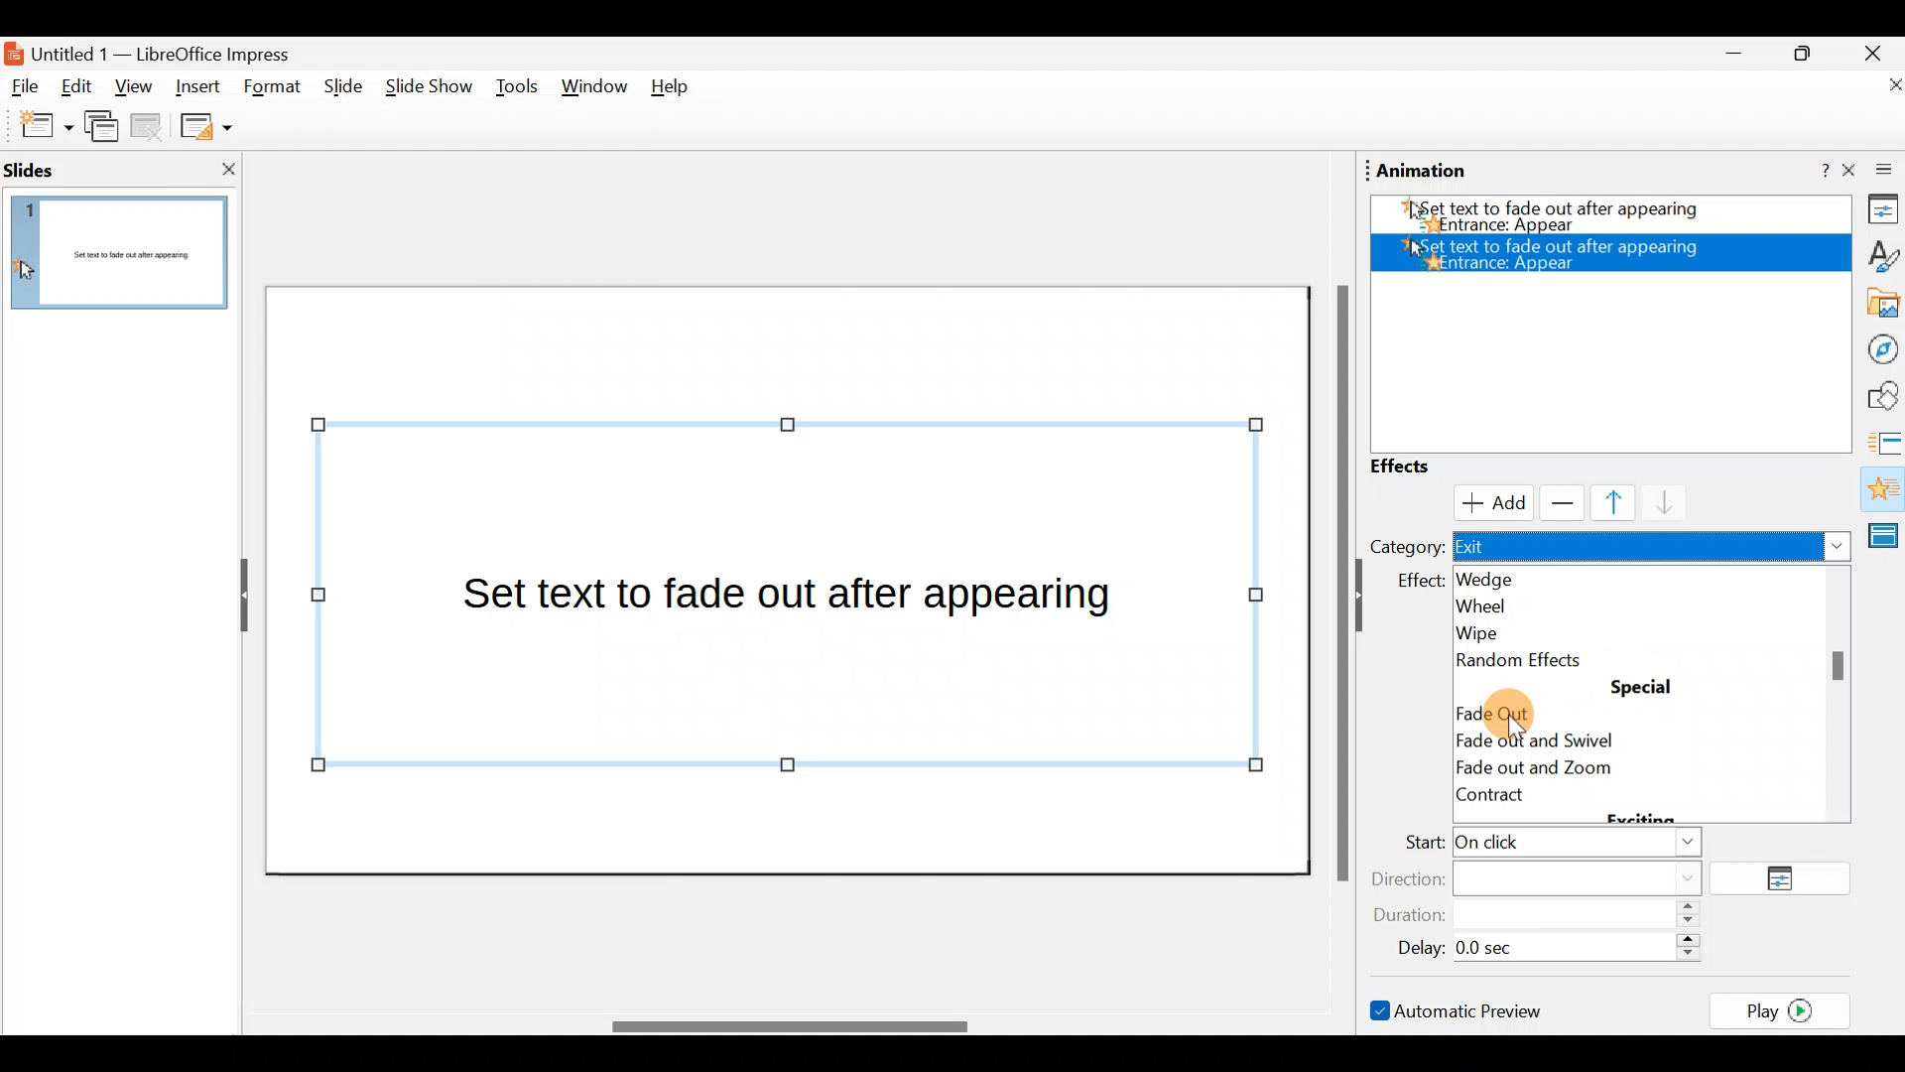 The width and height of the screenshot is (1905, 1072). Describe the element at coordinates (1877, 347) in the screenshot. I see `Navigator` at that location.